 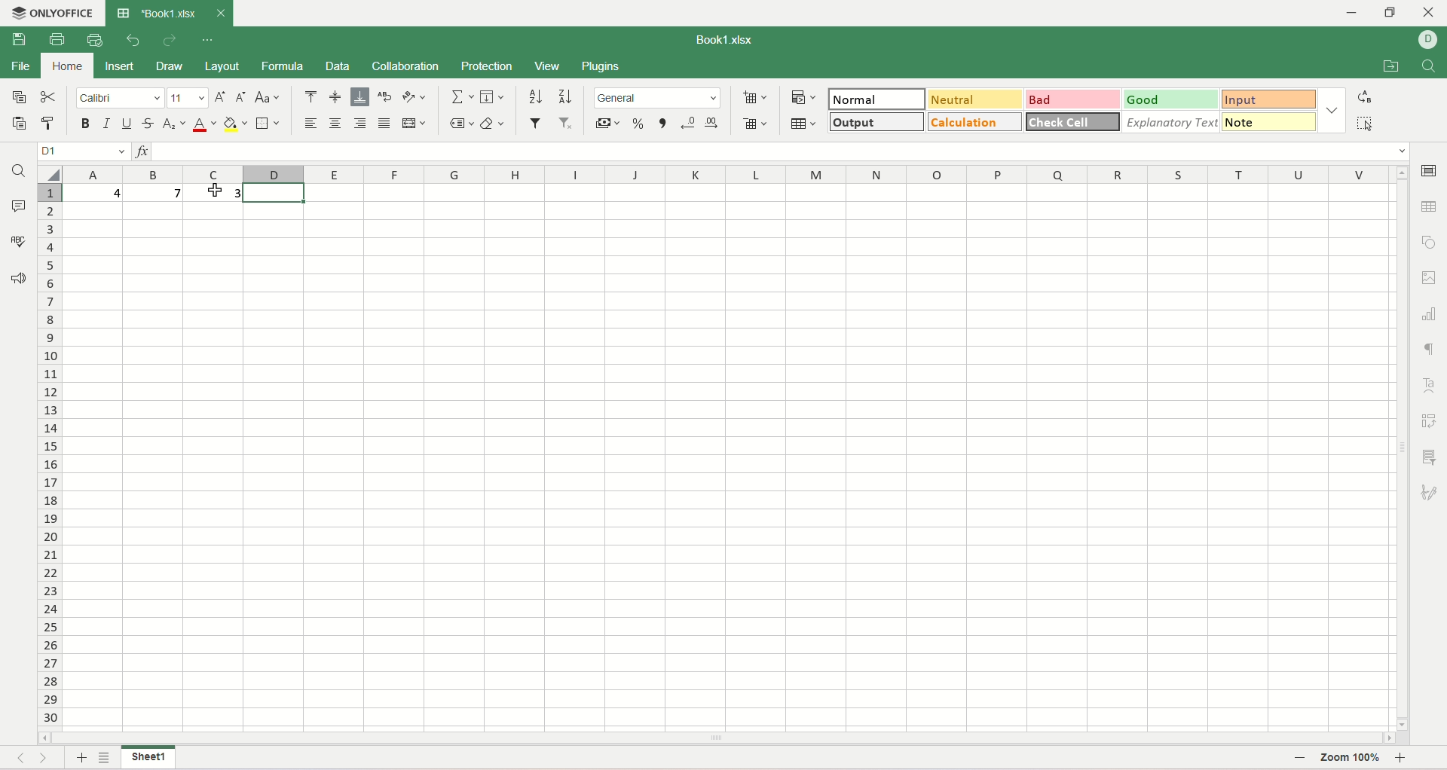 What do you see at coordinates (1432, 457) in the screenshot?
I see `slicer settings` at bounding box center [1432, 457].